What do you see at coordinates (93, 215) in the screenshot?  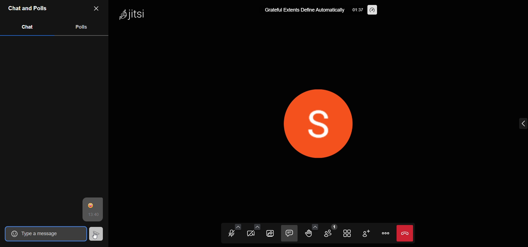 I see `sent time` at bounding box center [93, 215].